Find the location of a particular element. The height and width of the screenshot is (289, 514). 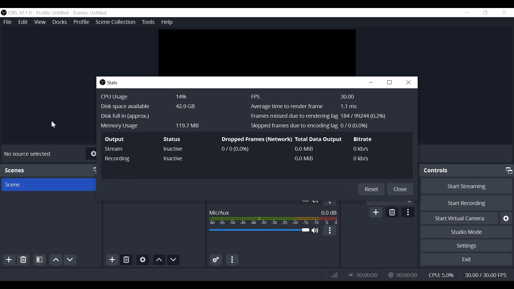

0.0MB is located at coordinates (306, 149).